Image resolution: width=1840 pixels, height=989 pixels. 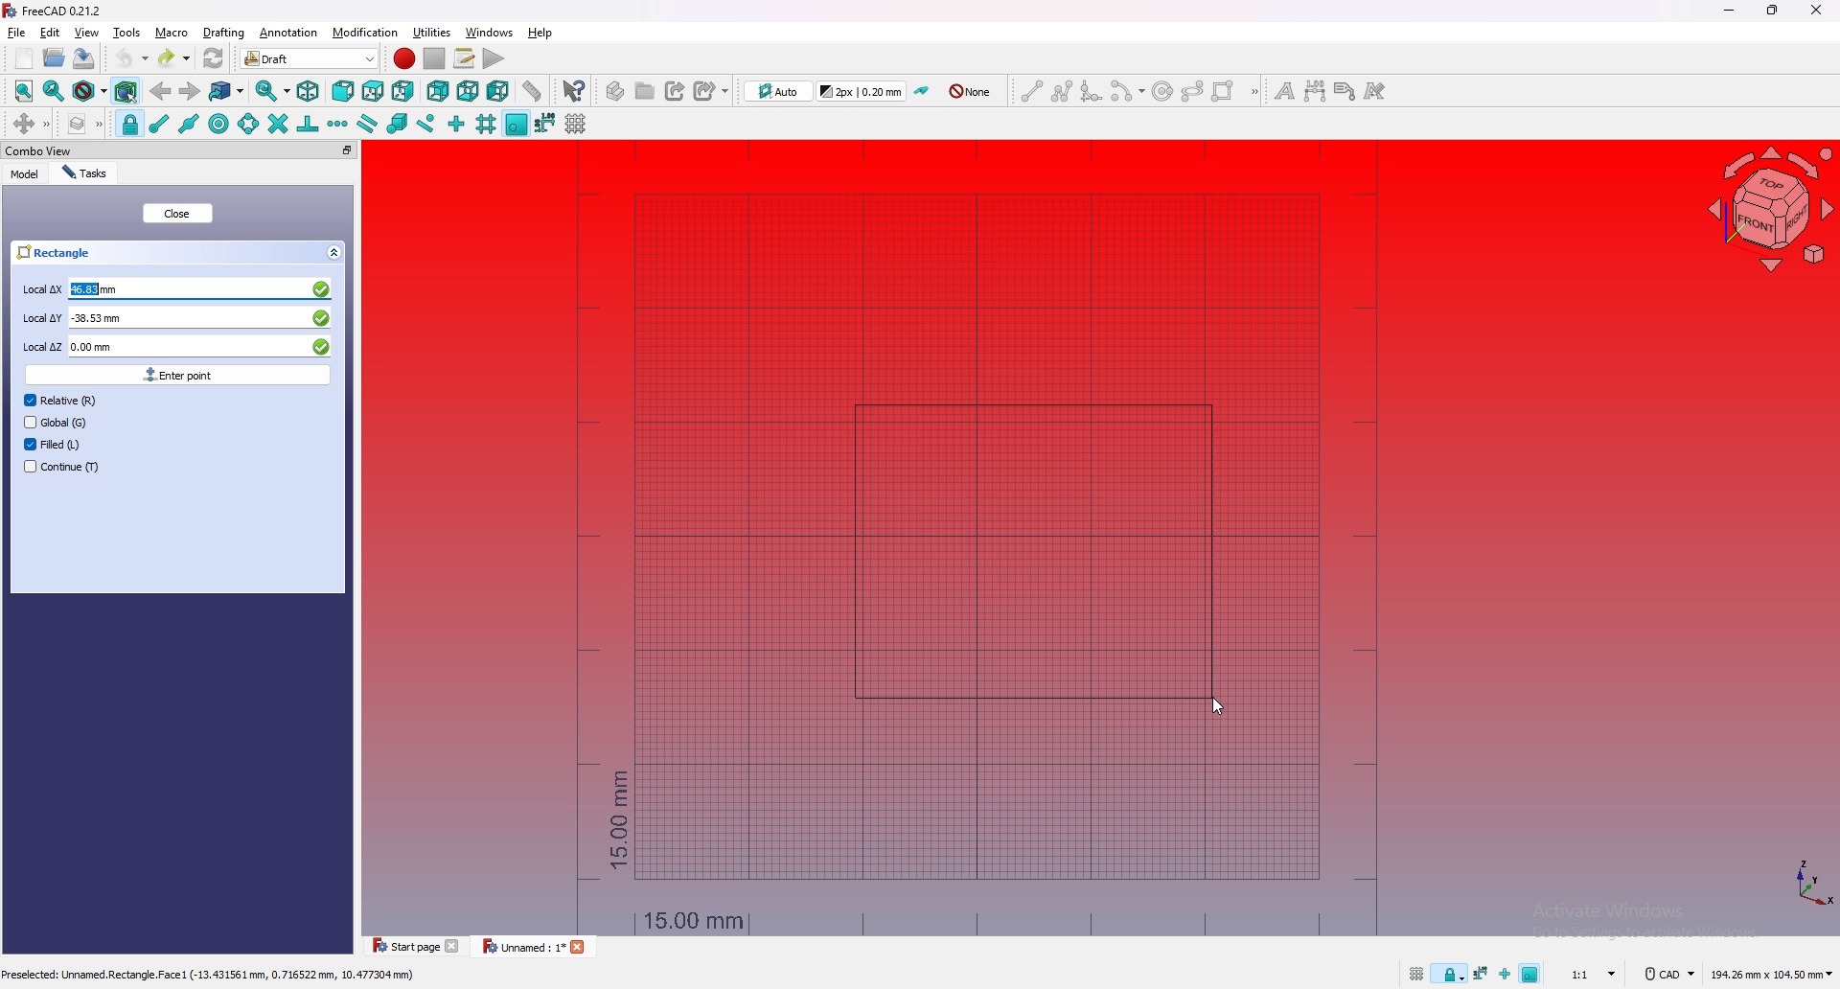 I want to click on bottom, so click(x=467, y=92).